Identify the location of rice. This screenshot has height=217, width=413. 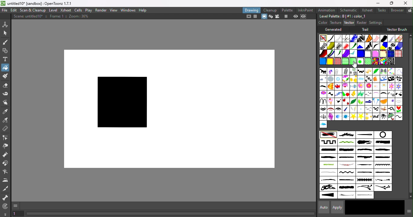
(369, 109).